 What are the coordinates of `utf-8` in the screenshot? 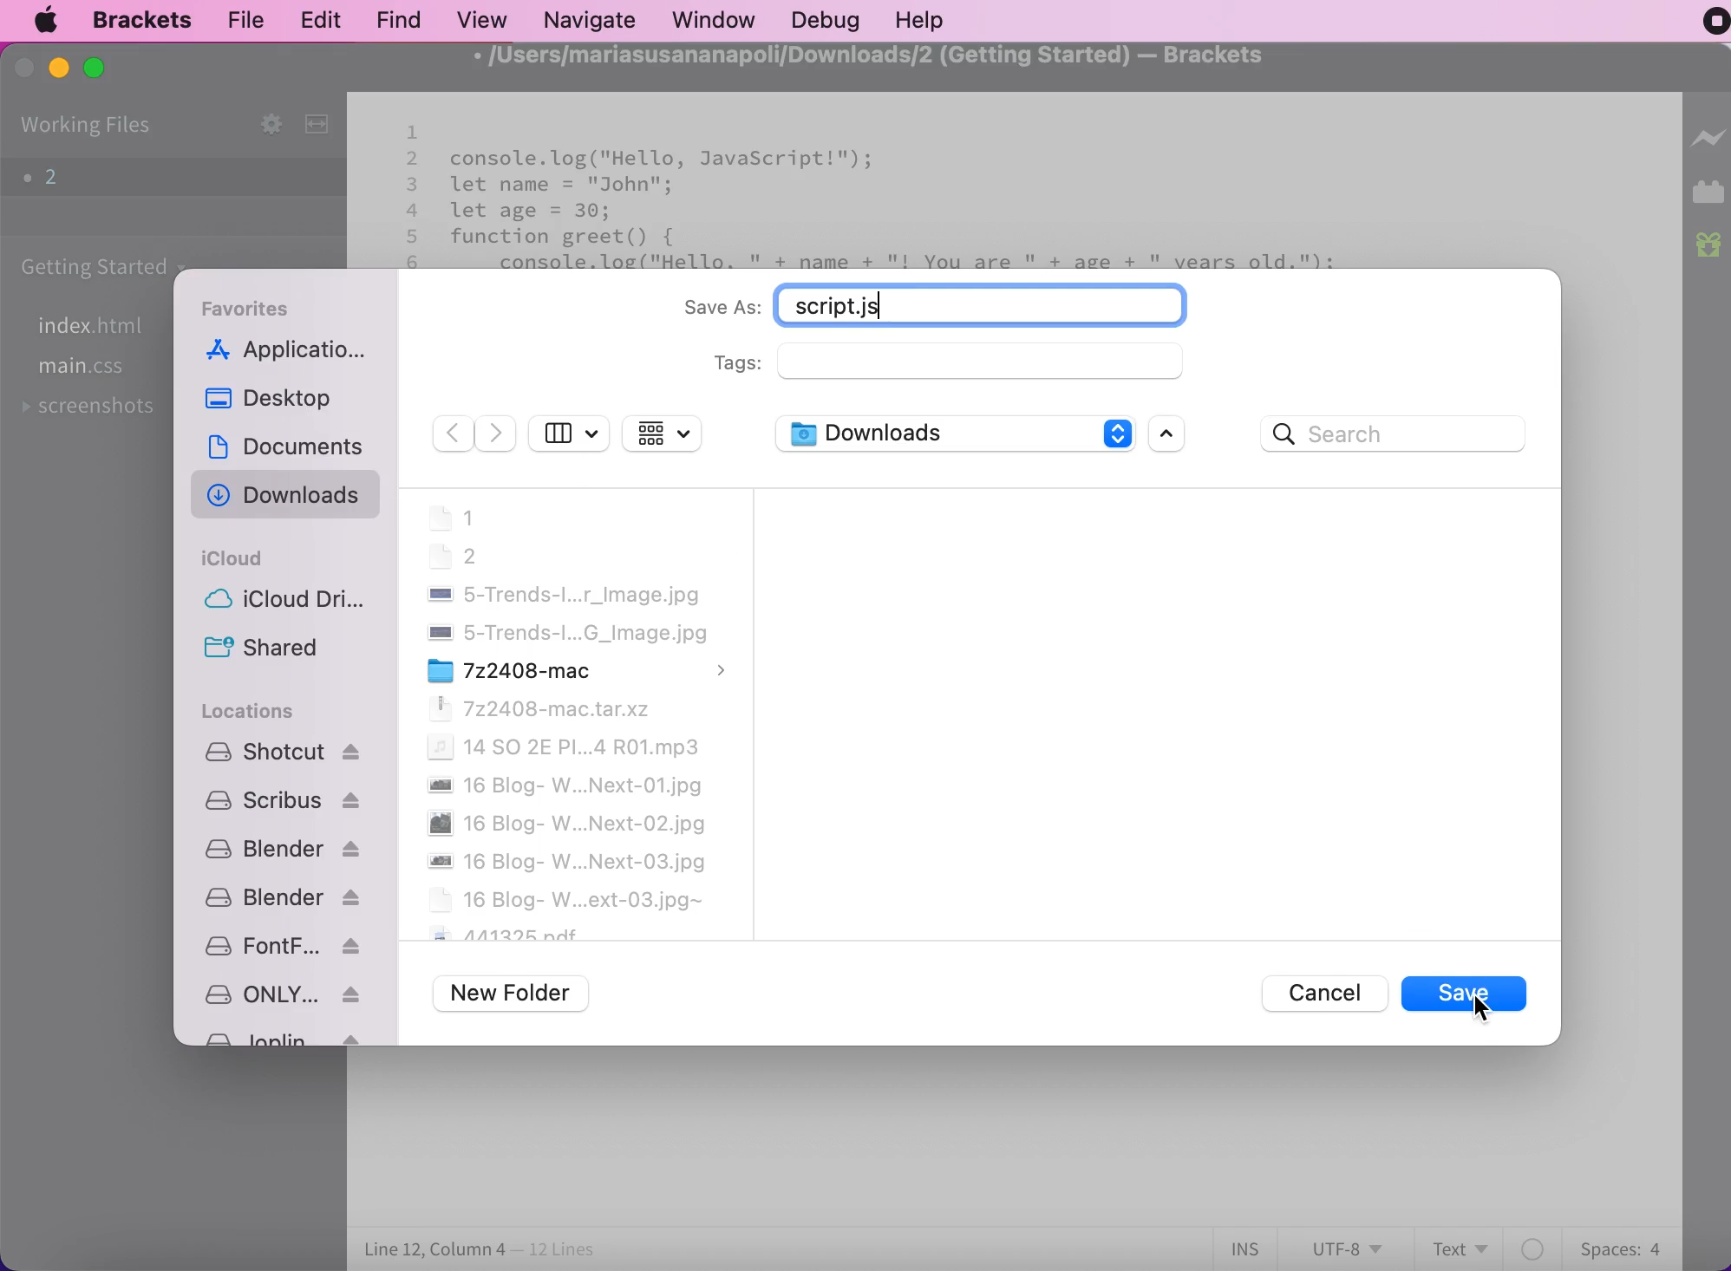 It's located at (1345, 1248).